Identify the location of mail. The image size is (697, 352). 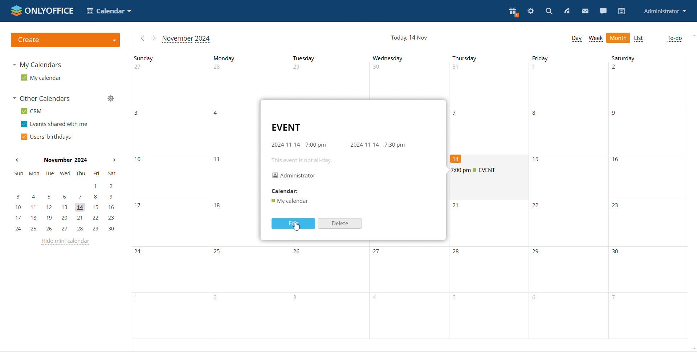
(585, 11).